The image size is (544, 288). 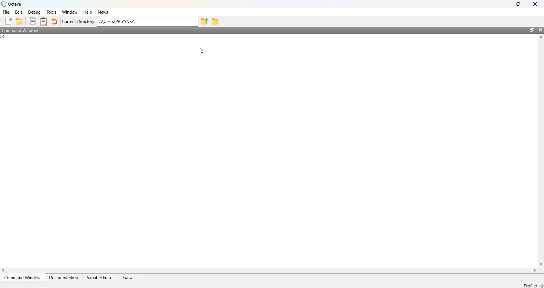 I want to click on Debug, so click(x=34, y=12).